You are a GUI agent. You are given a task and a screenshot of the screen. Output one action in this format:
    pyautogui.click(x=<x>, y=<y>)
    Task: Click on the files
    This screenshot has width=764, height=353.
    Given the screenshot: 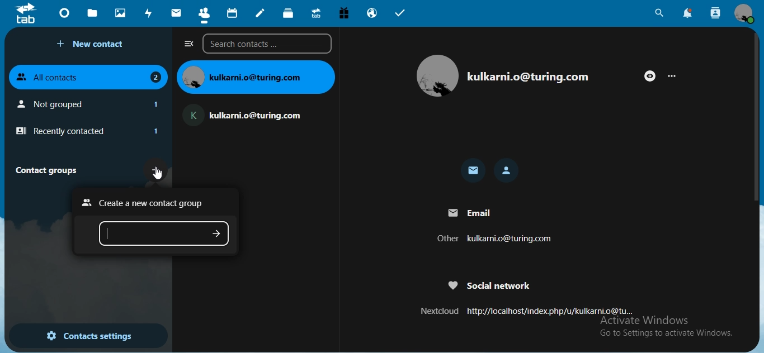 What is the action you would take?
    pyautogui.click(x=92, y=12)
    